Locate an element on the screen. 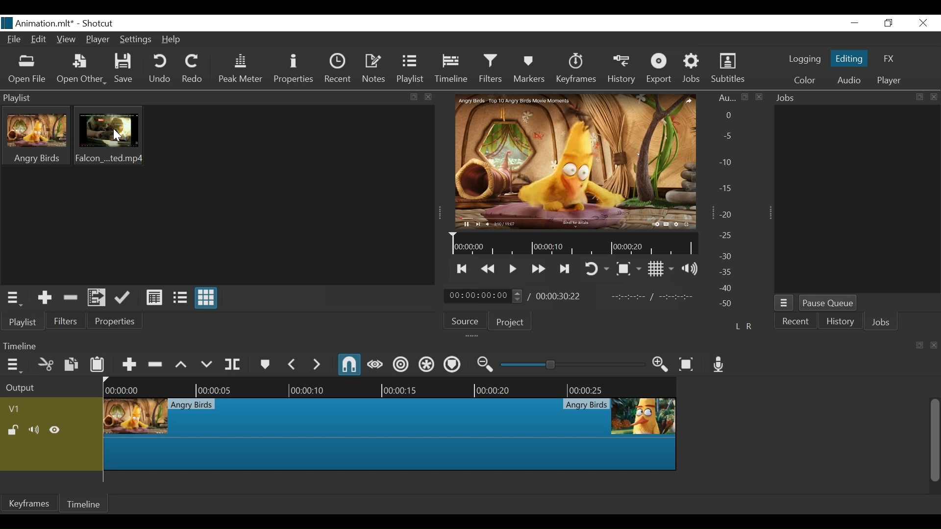 This screenshot has height=529, width=941. Remove Cut is located at coordinates (71, 297).